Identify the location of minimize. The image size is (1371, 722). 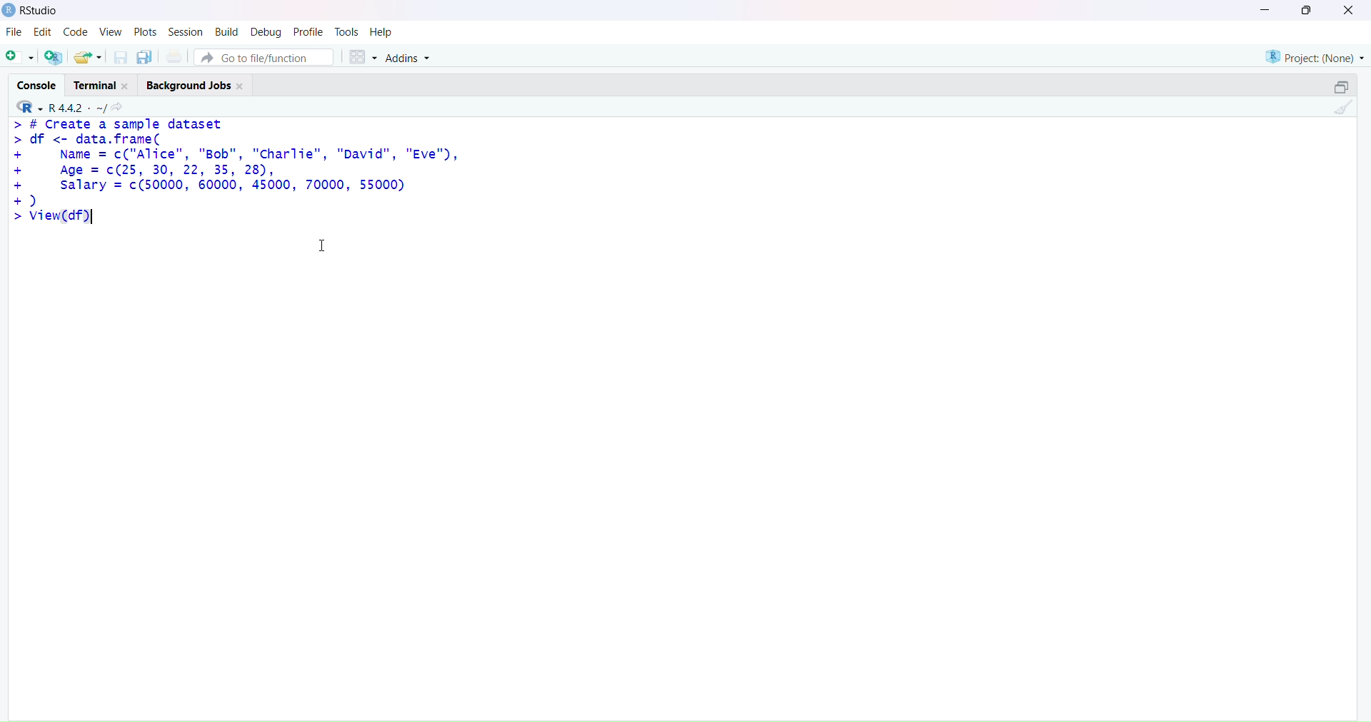
(1259, 9).